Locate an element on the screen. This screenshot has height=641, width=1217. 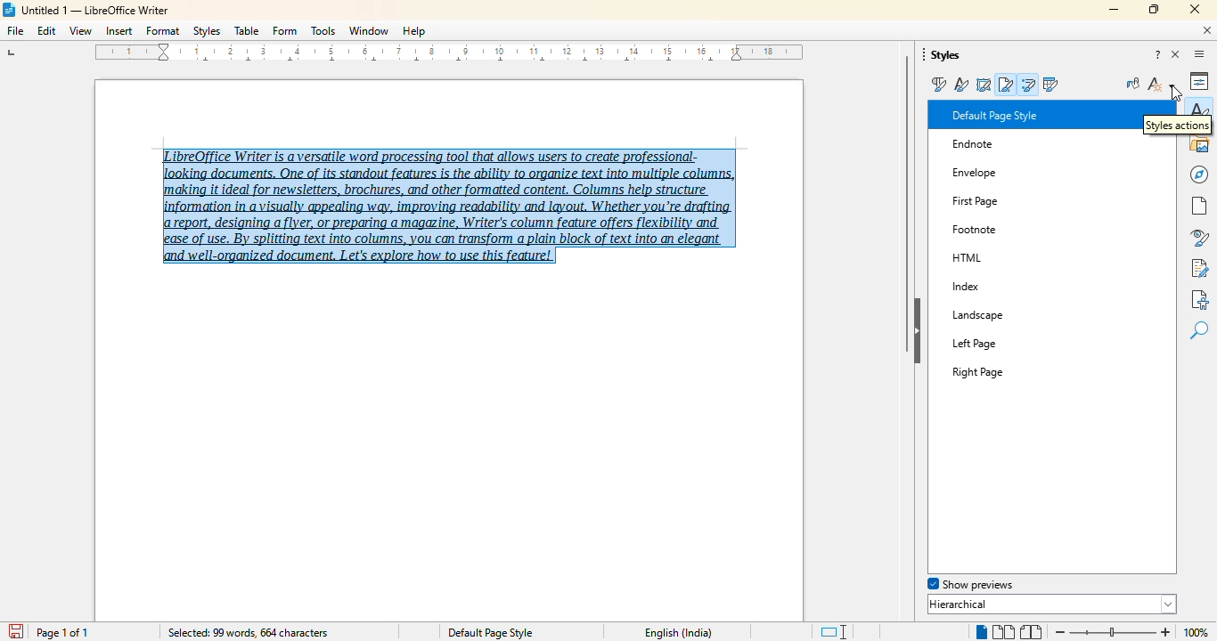
Default page style is located at coordinates (490, 632).